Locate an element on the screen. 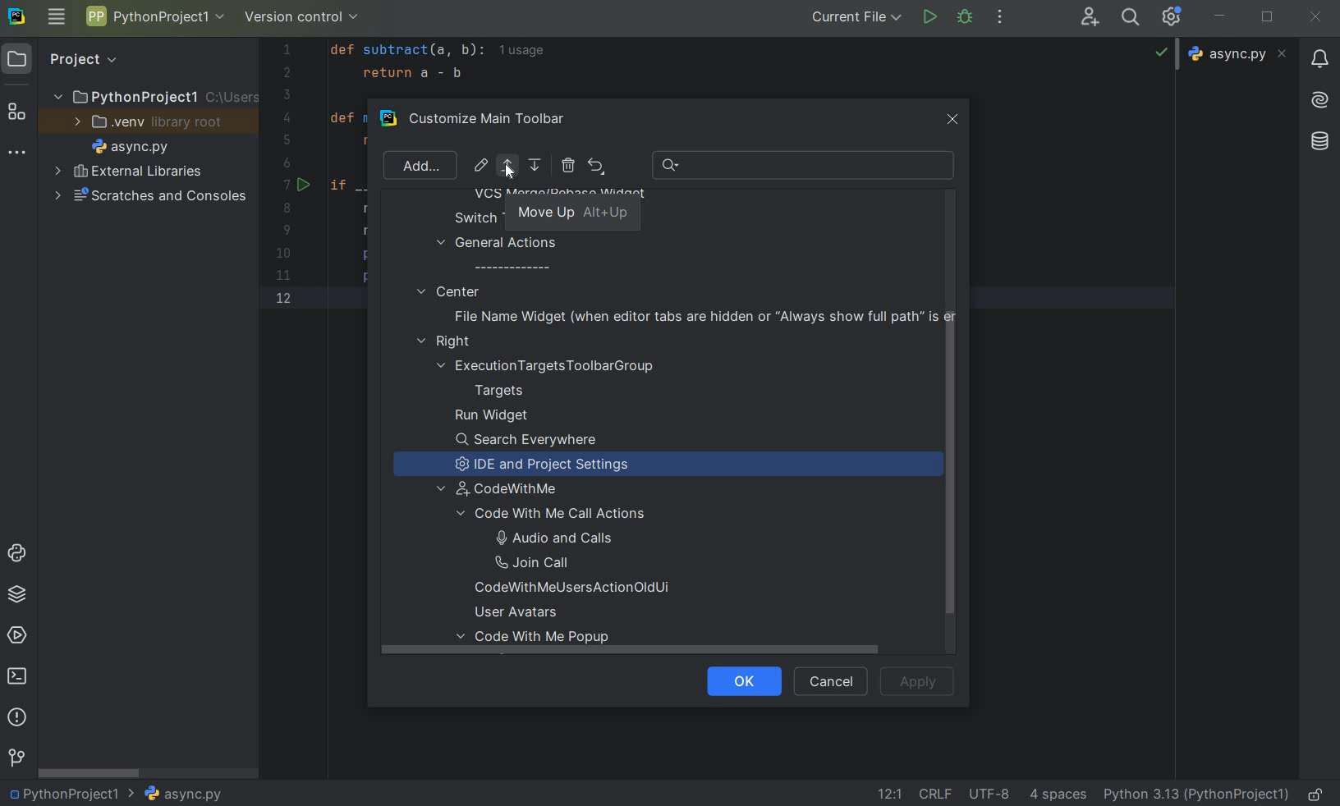 Image resolution: width=1340 pixels, height=806 pixels. MAIN MENU is located at coordinates (55, 18).